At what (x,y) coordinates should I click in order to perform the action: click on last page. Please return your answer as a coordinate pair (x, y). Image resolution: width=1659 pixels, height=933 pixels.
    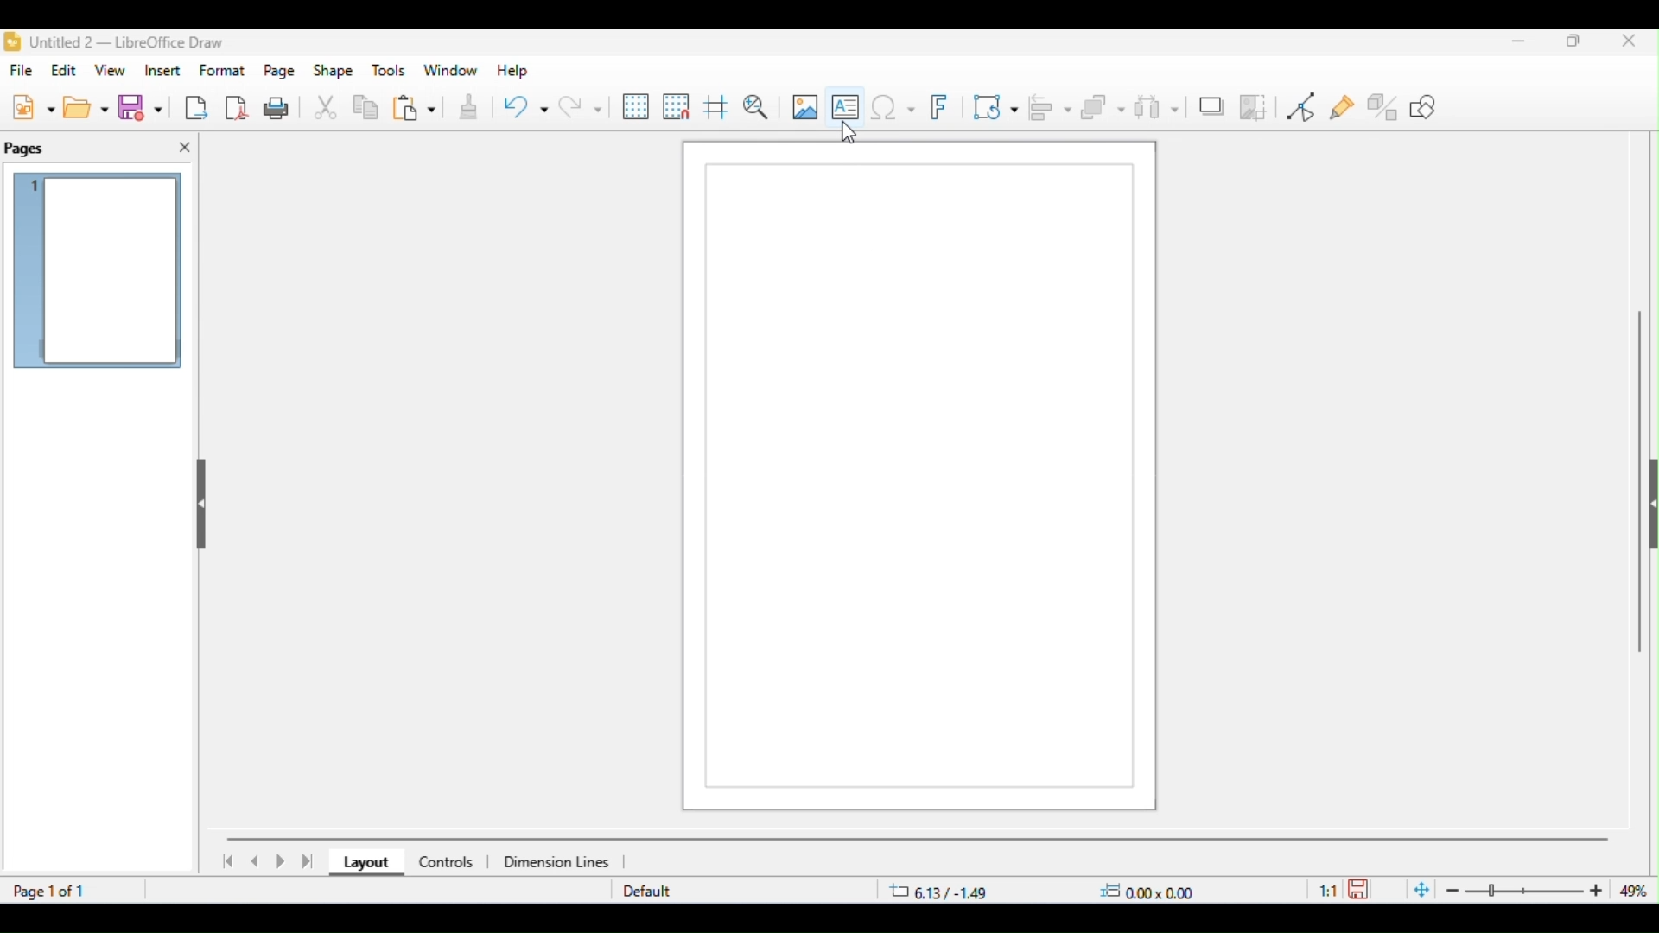
    Looking at the image, I should click on (309, 861).